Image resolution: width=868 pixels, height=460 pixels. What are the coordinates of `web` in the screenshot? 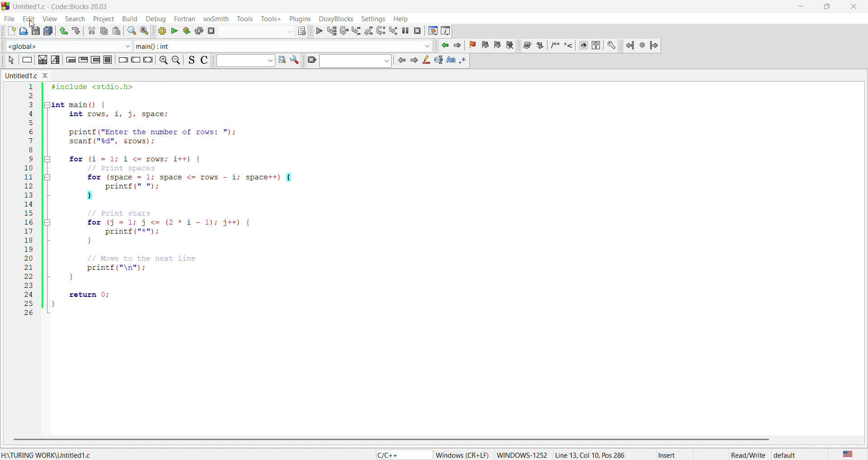 It's located at (584, 46).